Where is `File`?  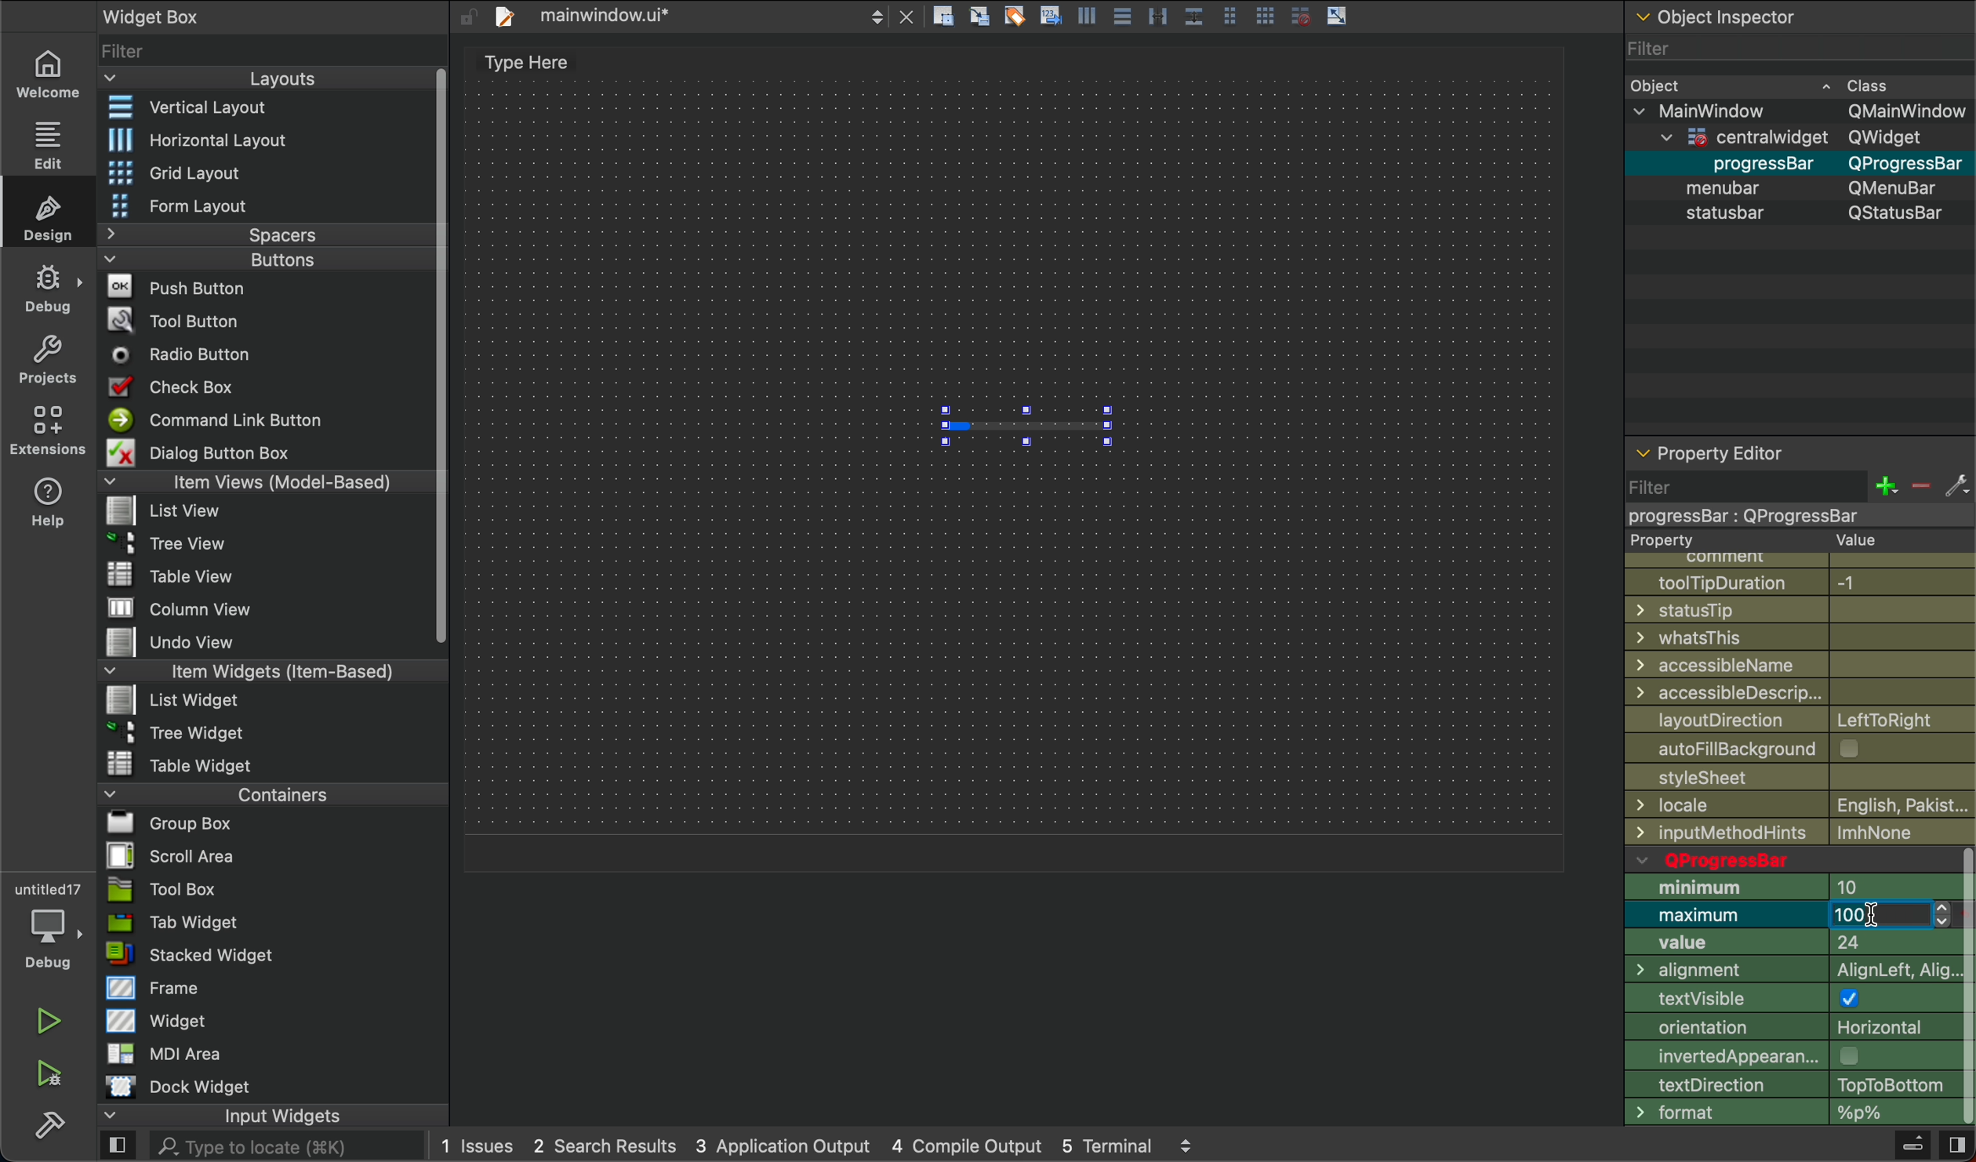 File is located at coordinates (181, 731).